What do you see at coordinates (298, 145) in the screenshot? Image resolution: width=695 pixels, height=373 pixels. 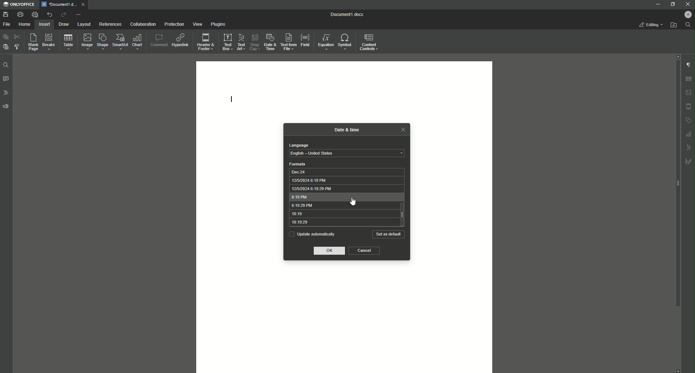 I see `language` at bounding box center [298, 145].